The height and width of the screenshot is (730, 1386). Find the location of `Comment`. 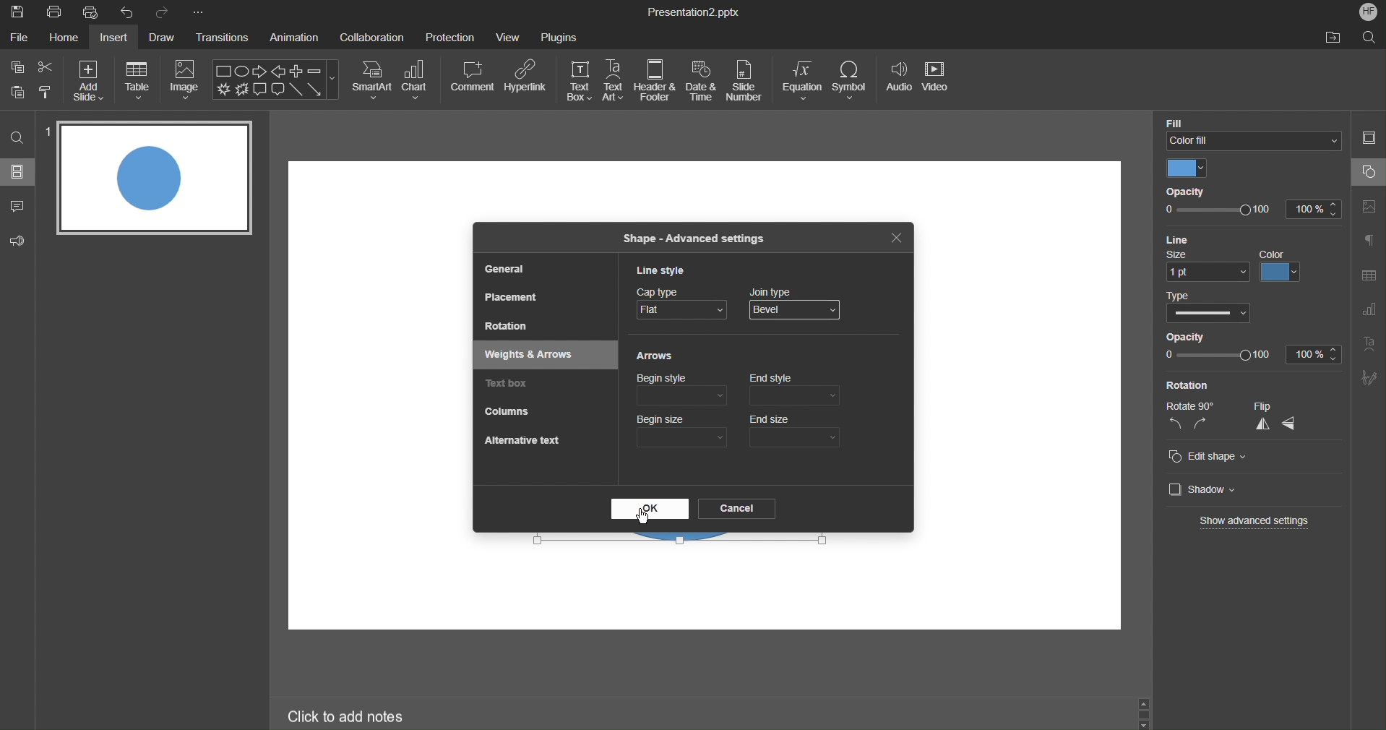

Comment is located at coordinates (18, 203).